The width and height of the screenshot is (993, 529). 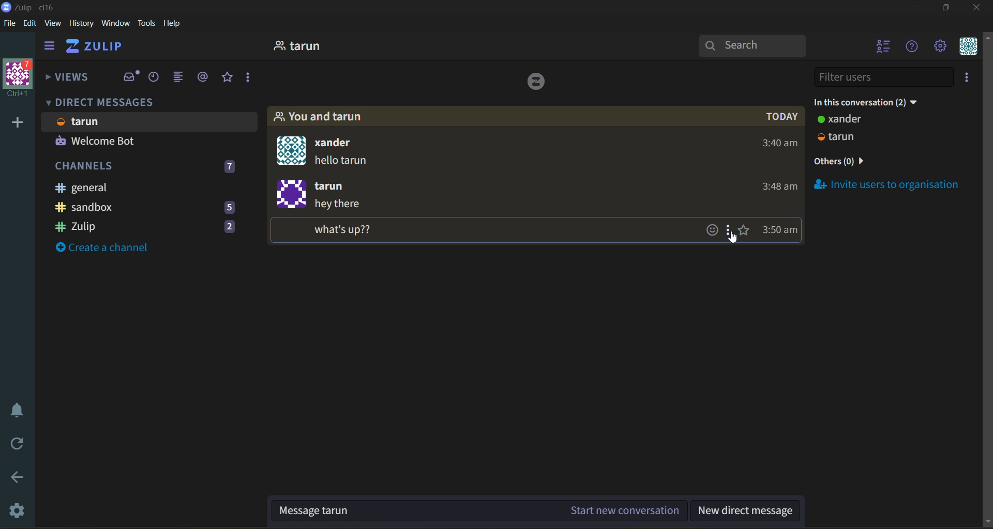 I want to click on in this conversation, so click(x=871, y=102).